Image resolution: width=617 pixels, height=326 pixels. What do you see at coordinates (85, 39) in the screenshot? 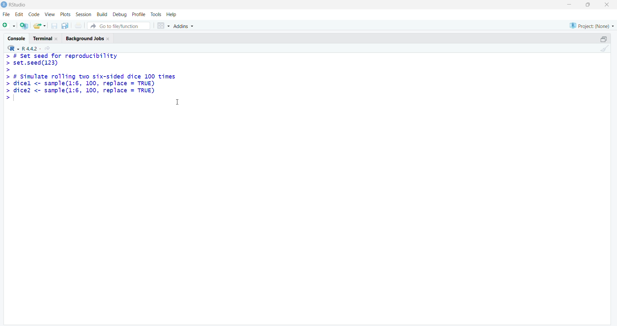
I see `Background jobs` at bounding box center [85, 39].